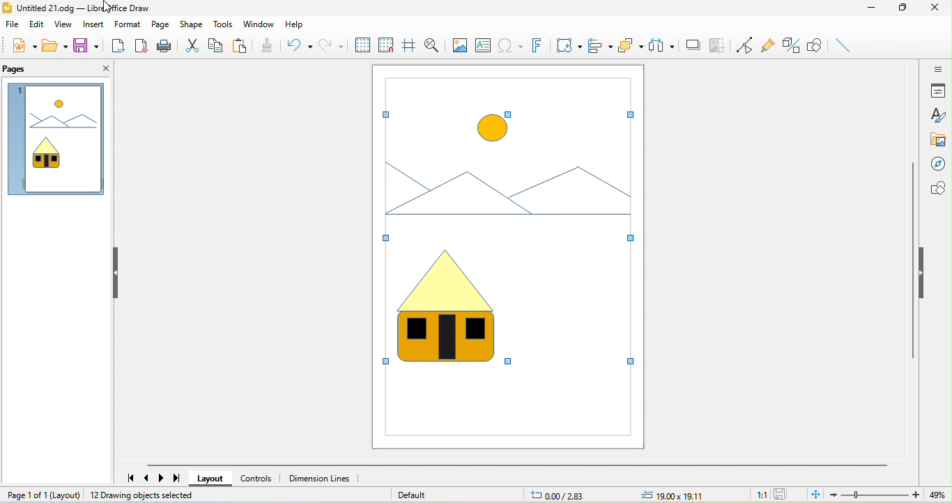  Describe the element at coordinates (413, 495) in the screenshot. I see `default` at that location.